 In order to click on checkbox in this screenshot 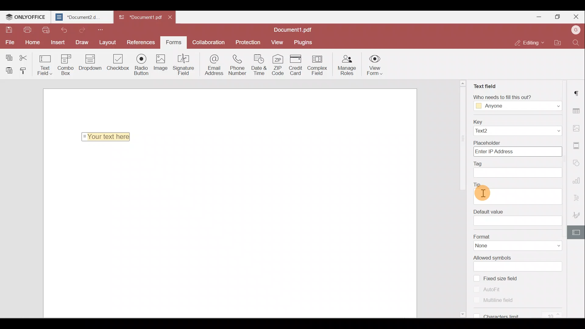, I will do `click(477, 300)`.